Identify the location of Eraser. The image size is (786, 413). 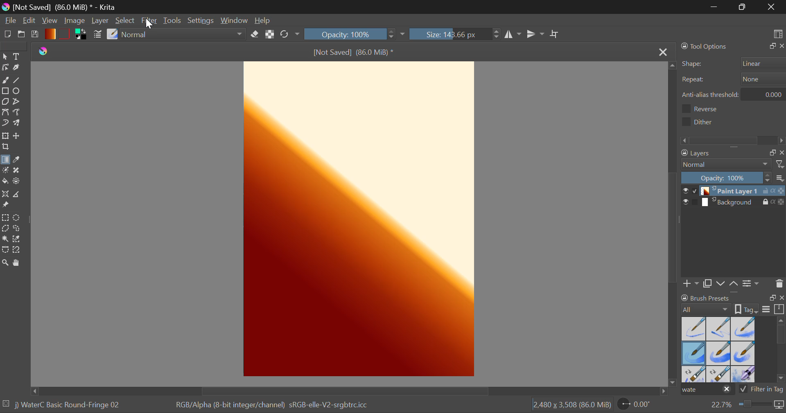
(256, 33).